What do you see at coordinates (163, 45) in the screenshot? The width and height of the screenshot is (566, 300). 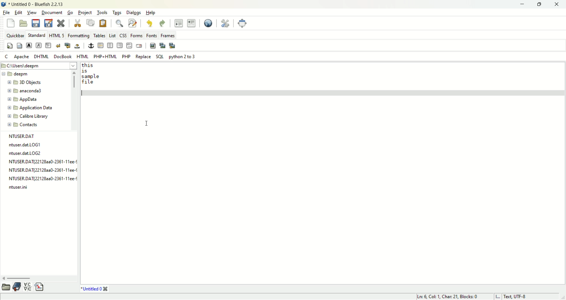 I see `insert thumbnail` at bounding box center [163, 45].